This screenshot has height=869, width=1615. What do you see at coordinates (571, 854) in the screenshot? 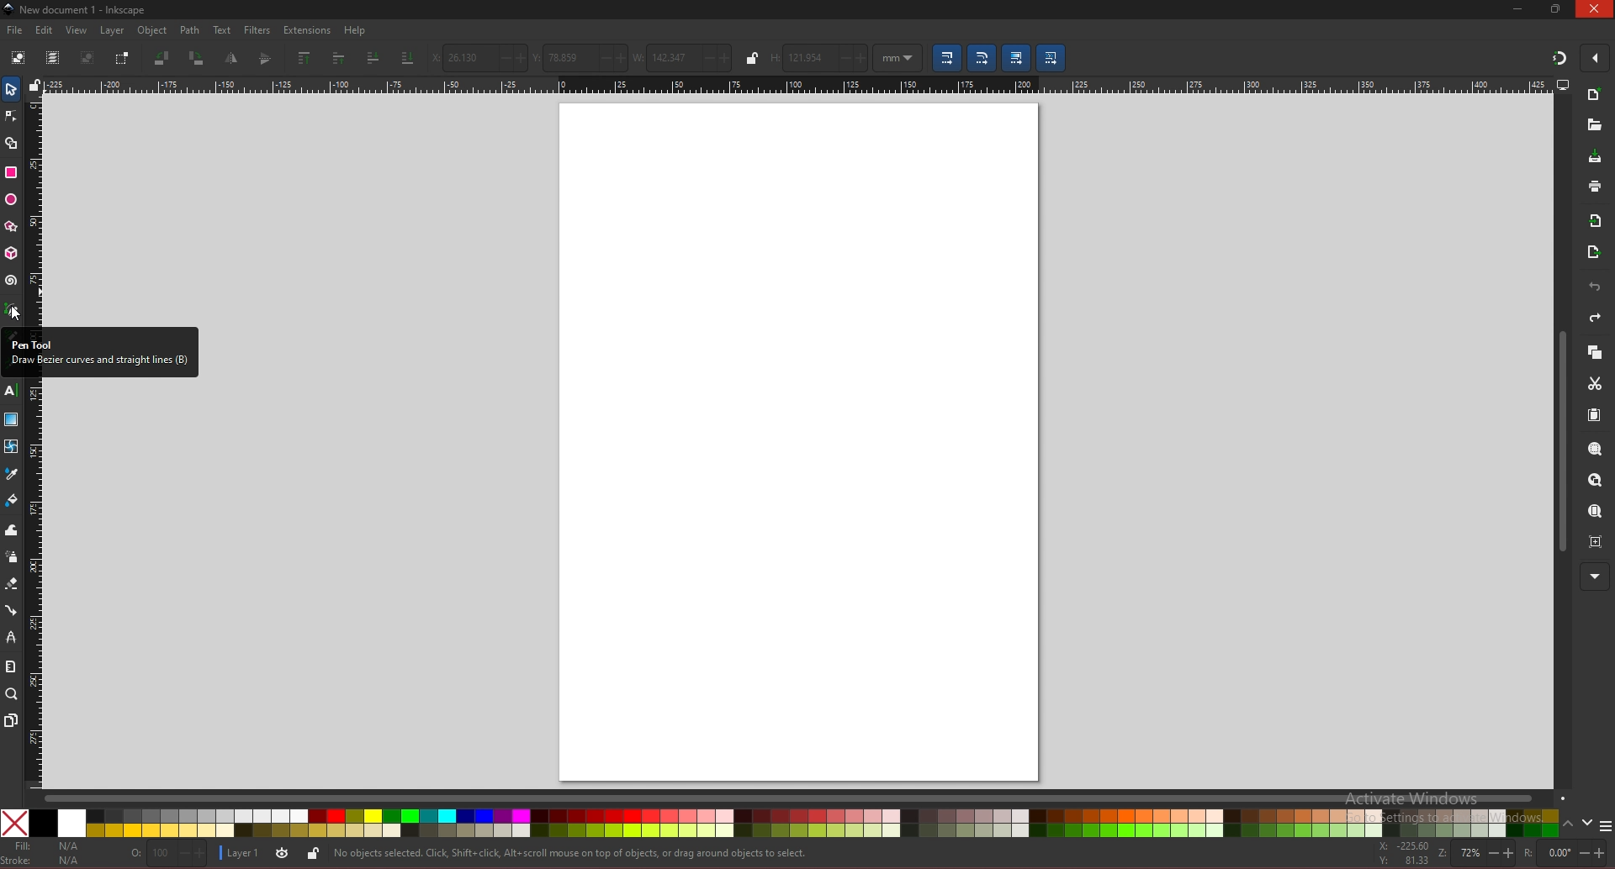
I see `info` at bounding box center [571, 854].